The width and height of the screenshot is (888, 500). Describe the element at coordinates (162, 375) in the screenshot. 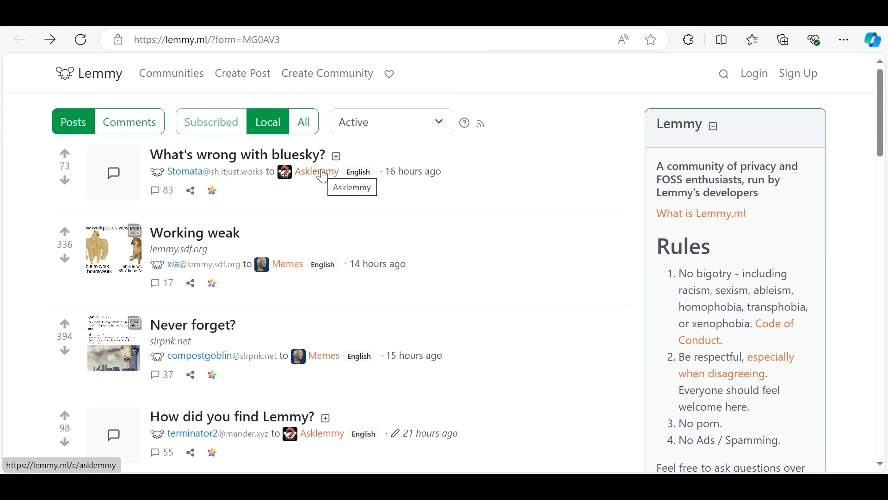

I see `Comments` at that location.